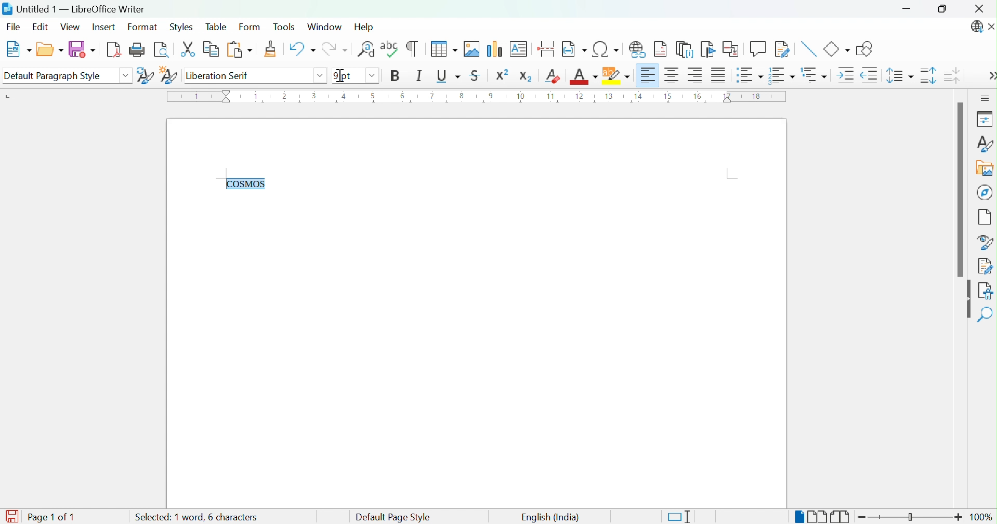 This screenshot has height=524, width=997. What do you see at coordinates (345, 76) in the screenshot?
I see `9 pt` at bounding box center [345, 76].